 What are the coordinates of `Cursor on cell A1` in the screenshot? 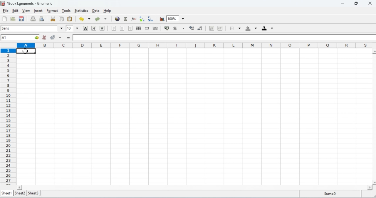 It's located at (26, 55).